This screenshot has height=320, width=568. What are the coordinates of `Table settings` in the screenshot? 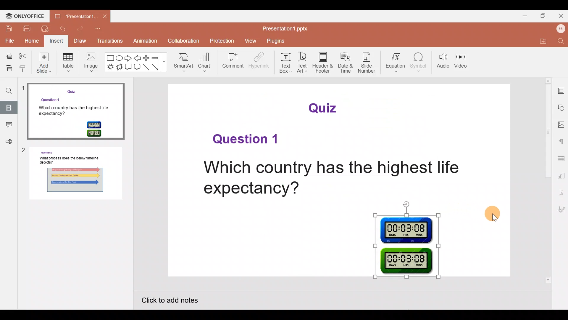 It's located at (561, 159).